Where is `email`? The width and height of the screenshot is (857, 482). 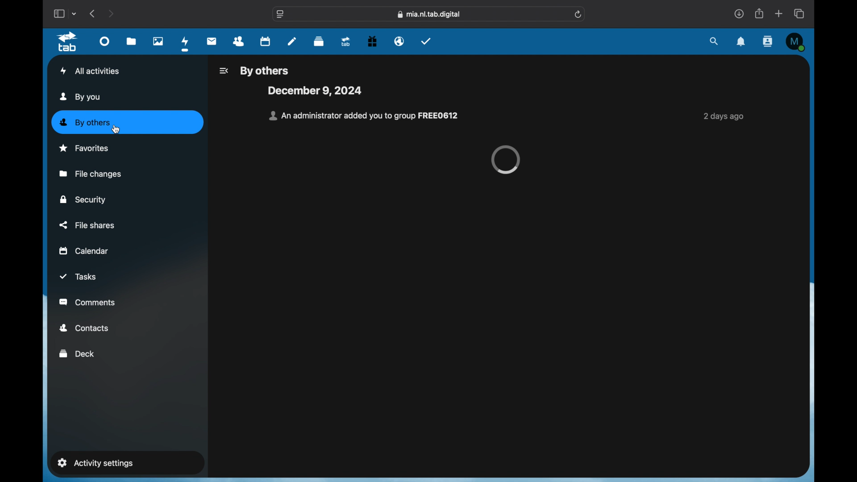 email is located at coordinates (399, 41).